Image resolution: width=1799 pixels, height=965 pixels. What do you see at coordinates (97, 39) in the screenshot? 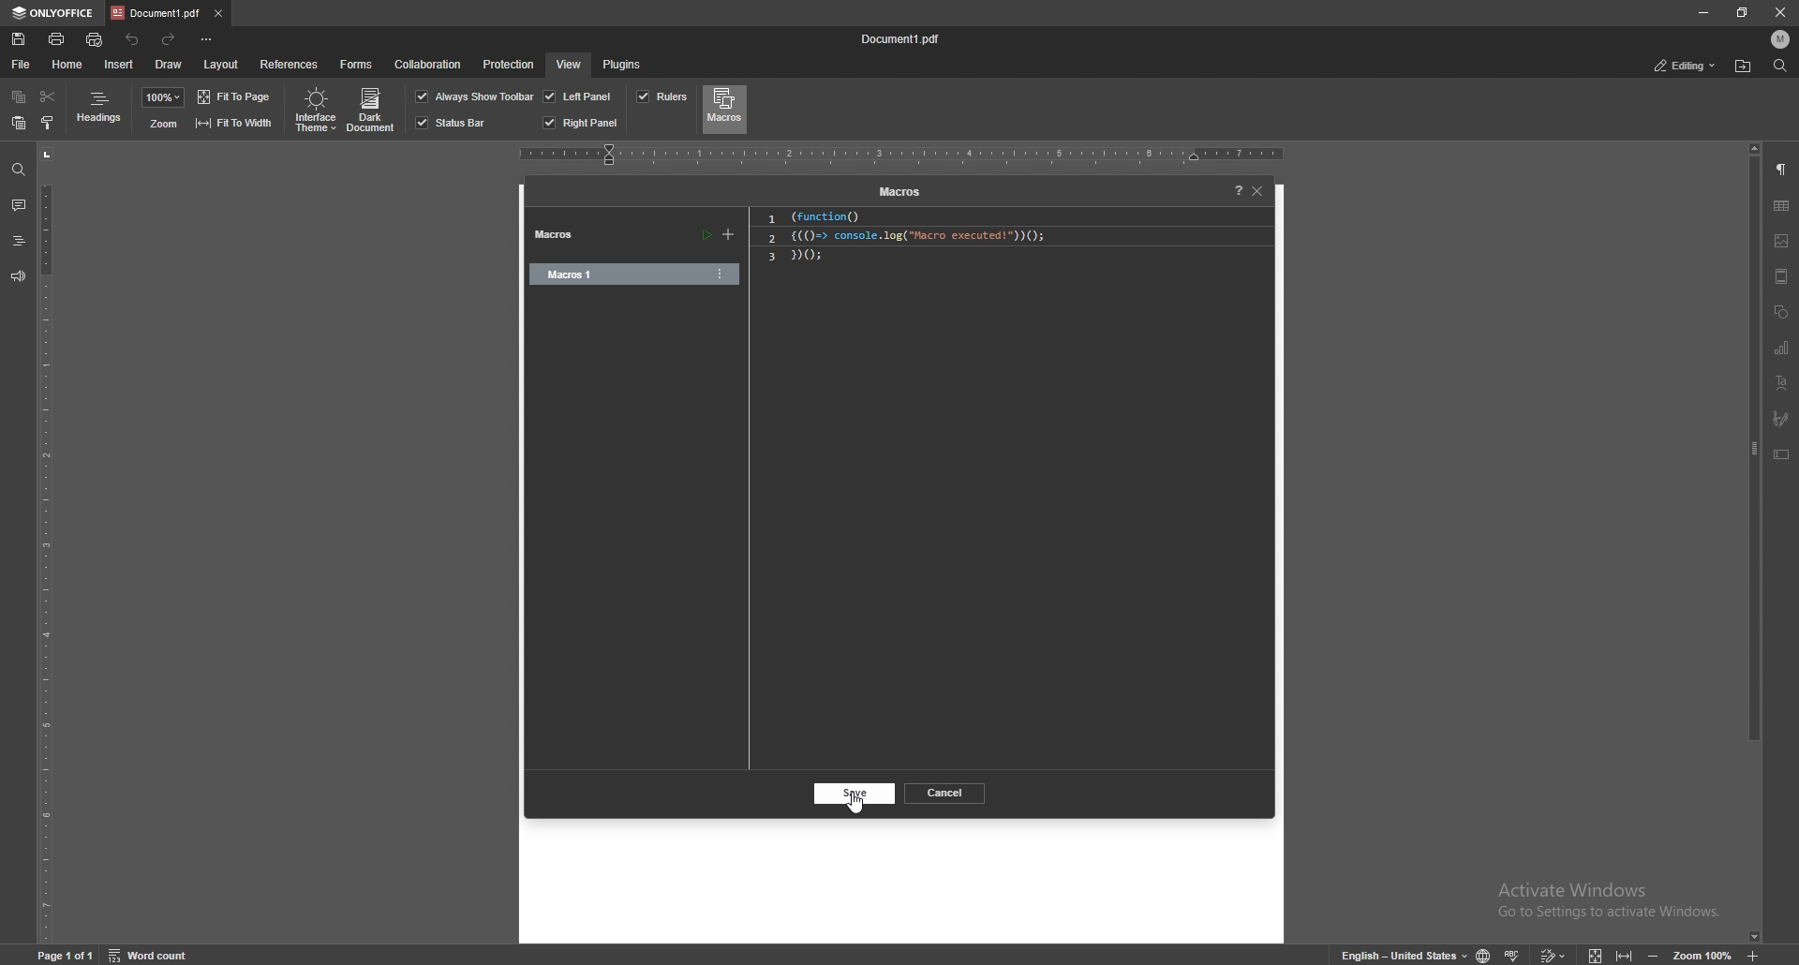
I see `quick print` at bounding box center [97, 39].